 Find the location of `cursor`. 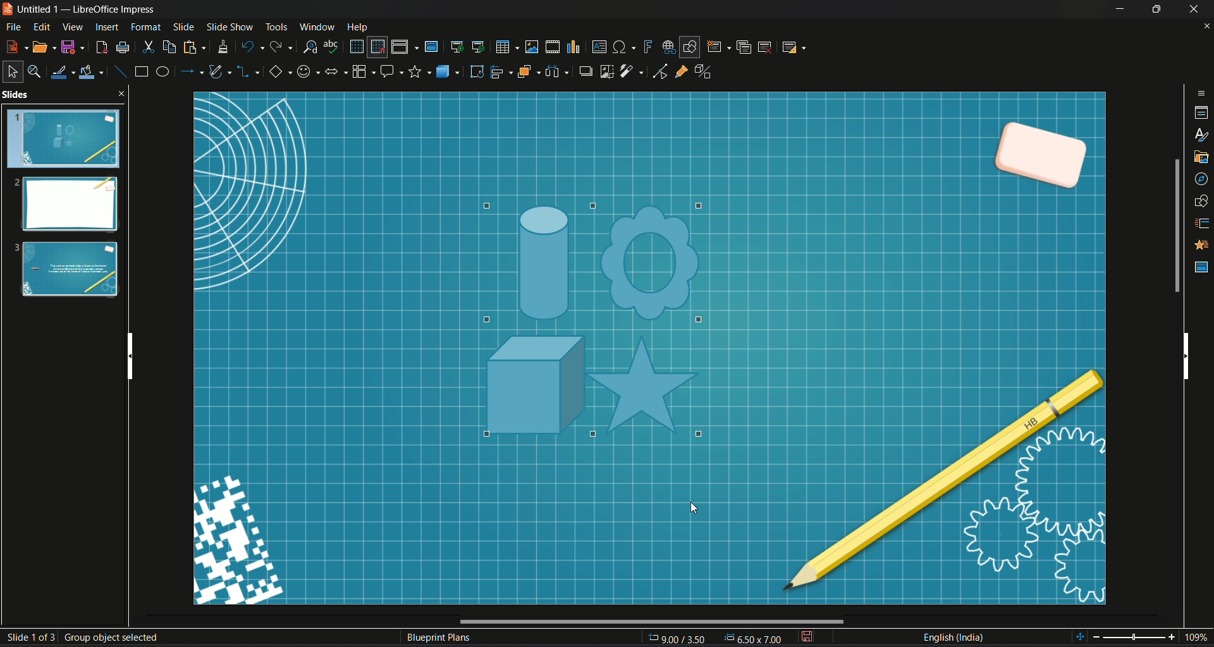

cursor is located at coordinates (689, 504).